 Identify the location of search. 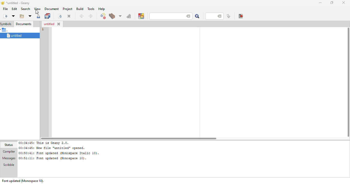
(164, 16).